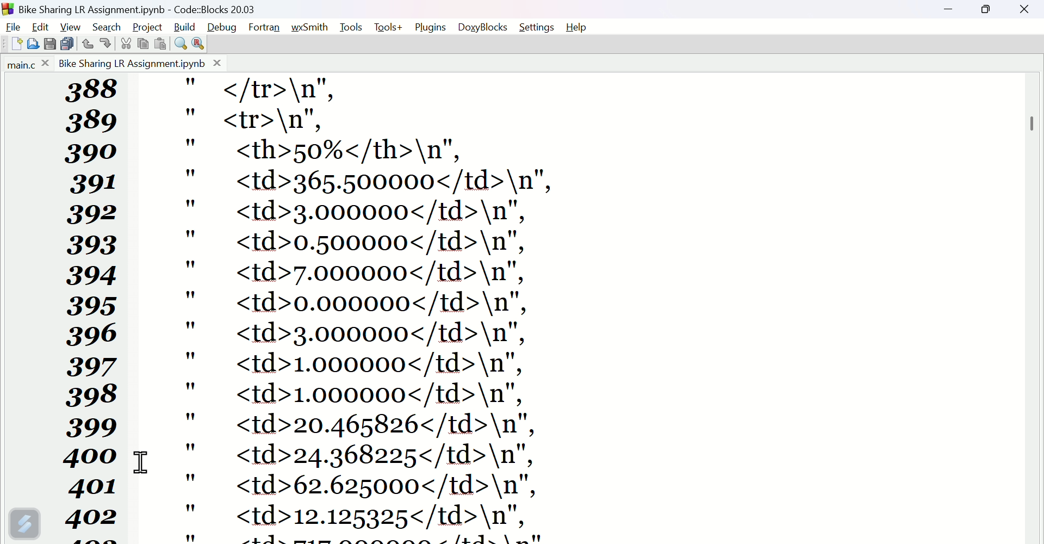 The width and height of the screenshot is (1044, 544). I want to click on Open, so click(35, 44).